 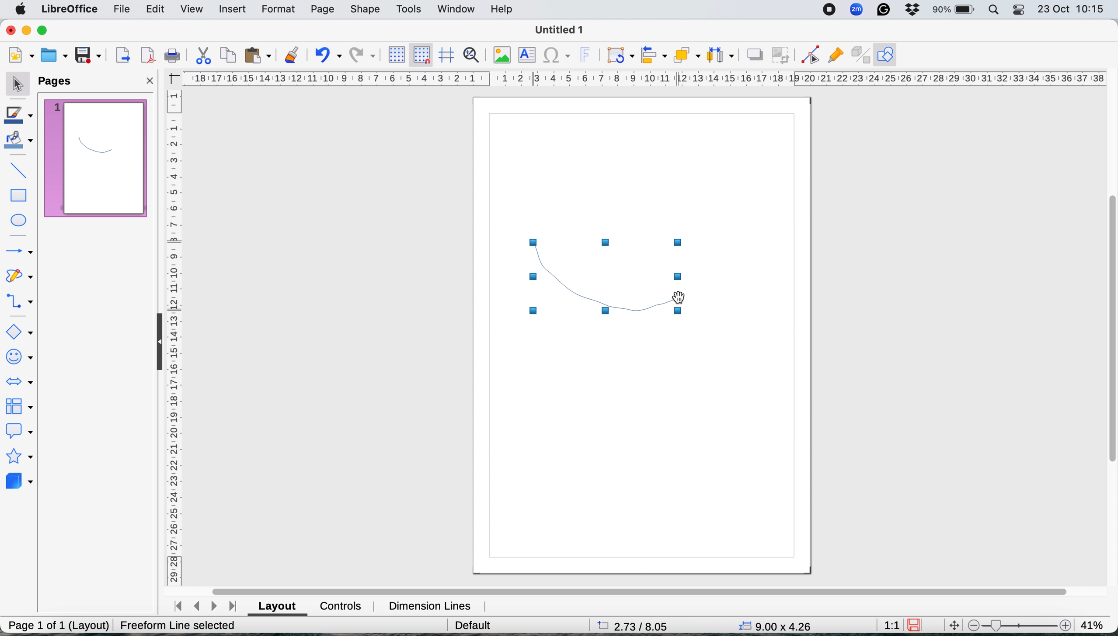 What do you see at coordinates (1071, 10) in the screenshot?
I see `date and time` at bounding box center [1071, 10].